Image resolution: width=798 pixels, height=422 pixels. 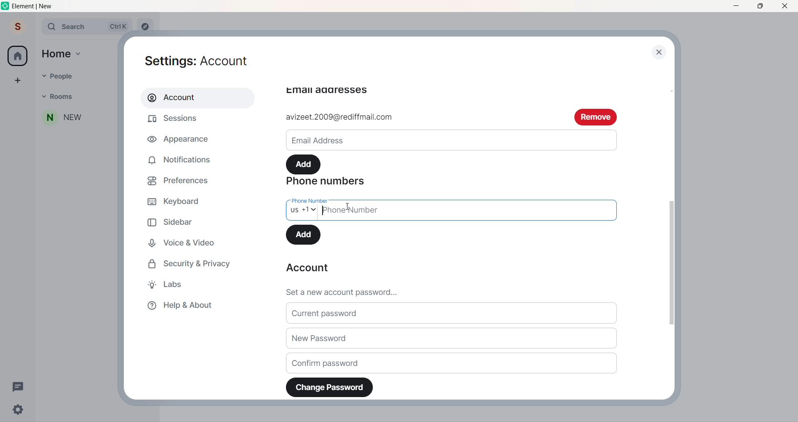 What do you see at coordinates (77, 118) in the screenshot?
I see `People added to Room` at bounding box center [77, 118].